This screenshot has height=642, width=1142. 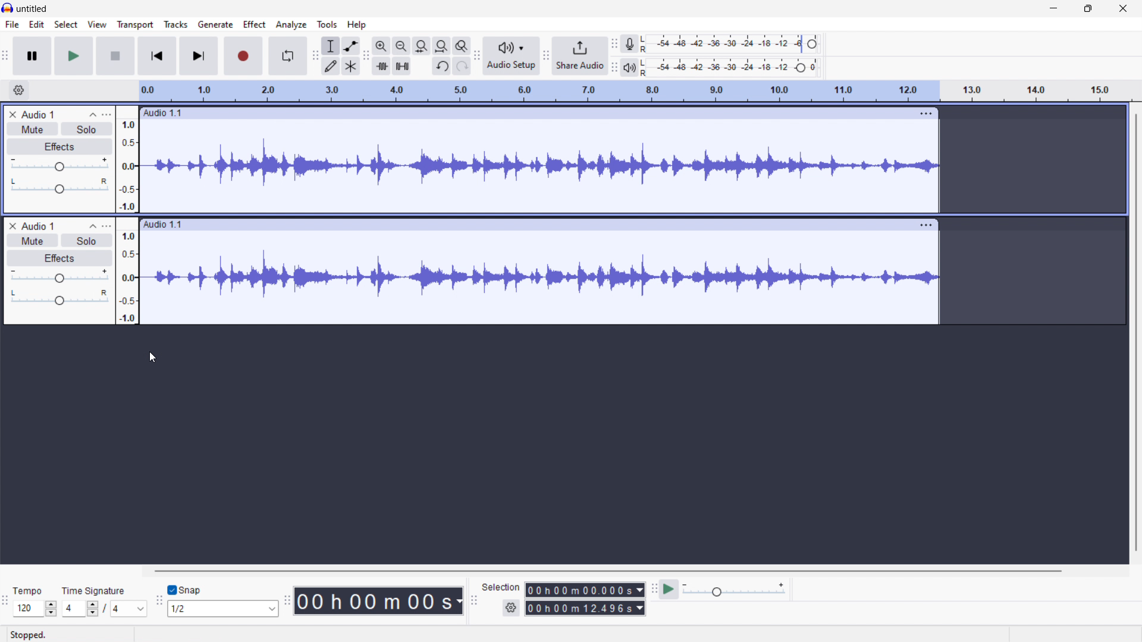 What do you see at coordinates (30, 635) in the screenshot?
I see `Stopped` at bounding box center [30, 635].